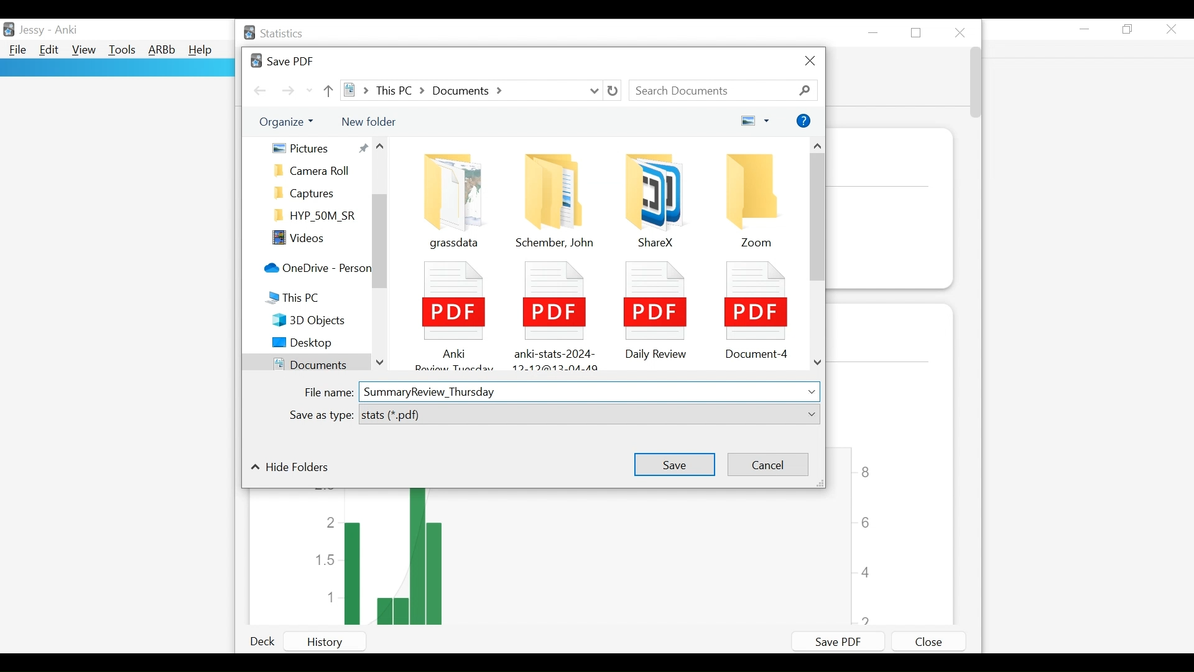 This screenshot has height=672, width=1194. What do you see at coordinates (122, 51) in the screenshot?
I see `Tools` at bounding box center [122, 51].